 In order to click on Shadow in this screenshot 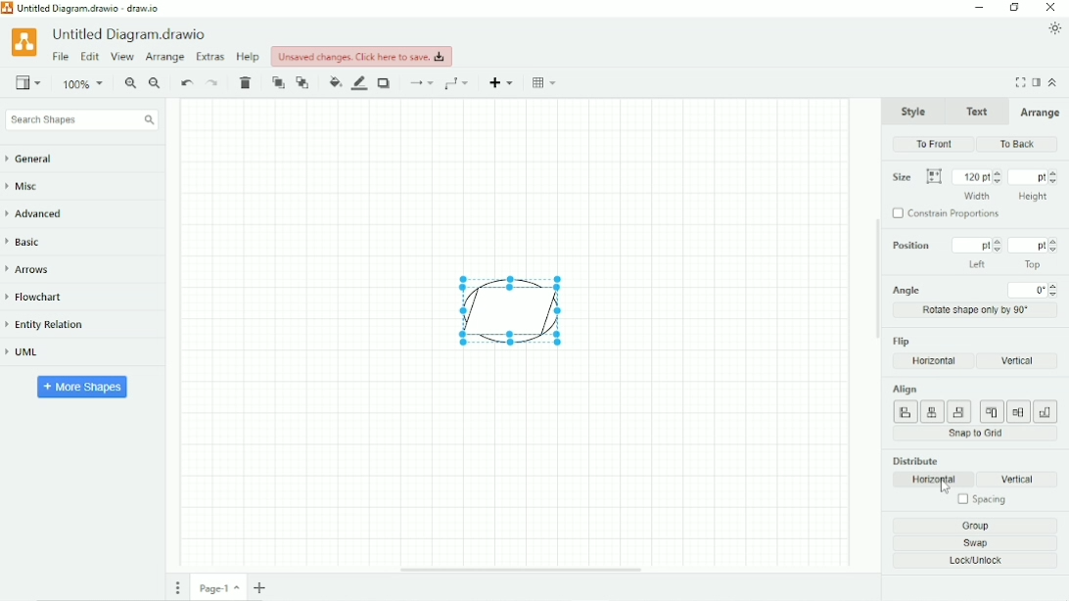, I will do `click(386, 83)`.